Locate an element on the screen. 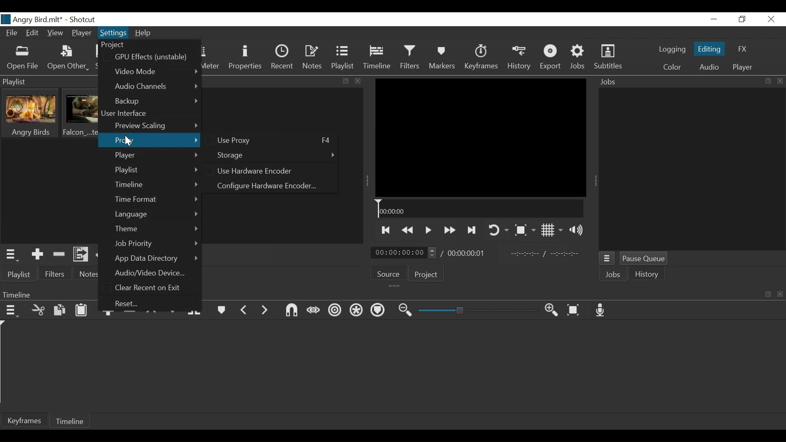 This screenshot has height=442, width=786. Language is located at coordinates (156, 214).